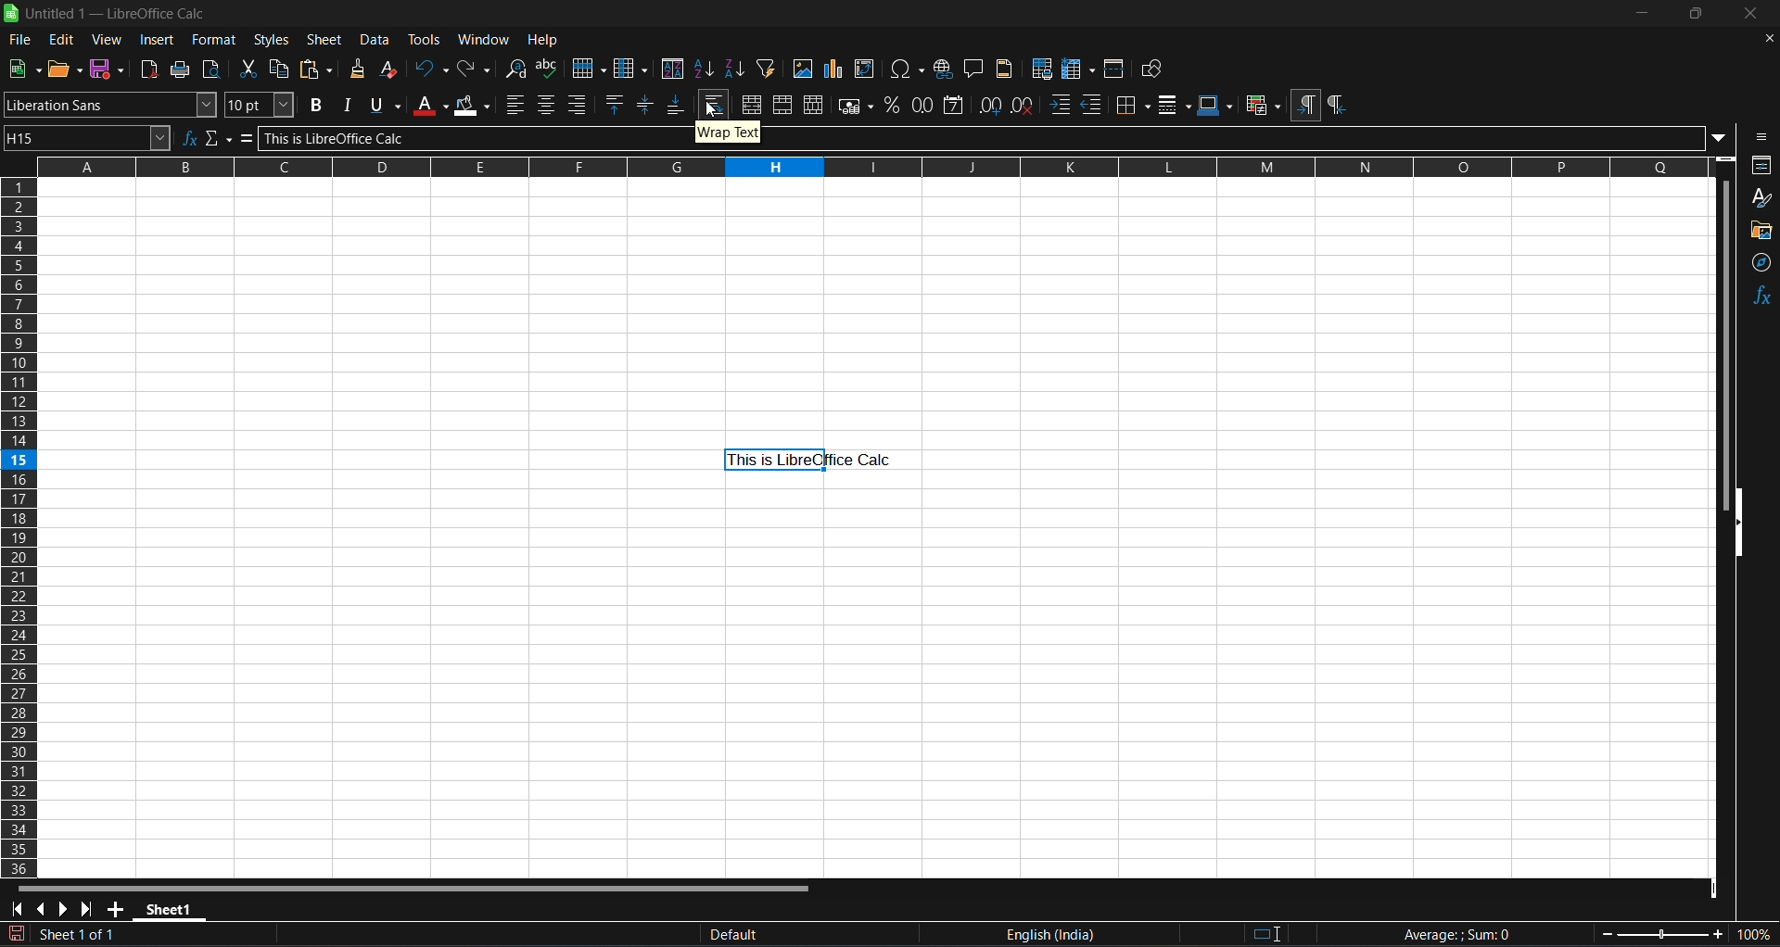 This screenshot has width=1780, height=947. What do you see at coordinates (616, 104) in the screenshot?
I see `align top` at bounding box center [616, 104].